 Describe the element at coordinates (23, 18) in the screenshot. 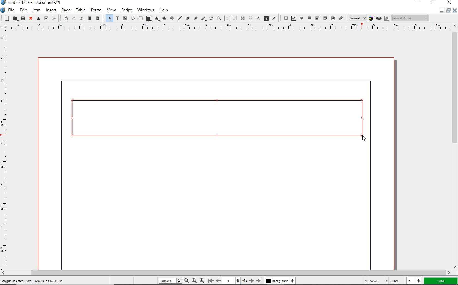

I see `save` at that location.